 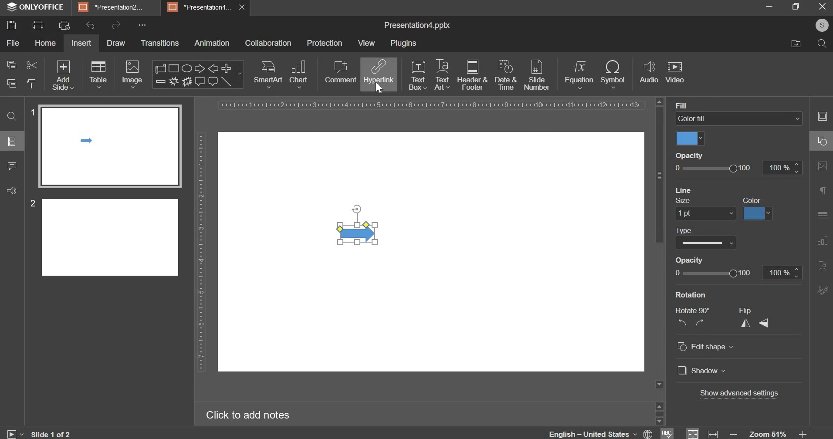 I want to click on INLYOFFICE, so click(x=38, y=7).